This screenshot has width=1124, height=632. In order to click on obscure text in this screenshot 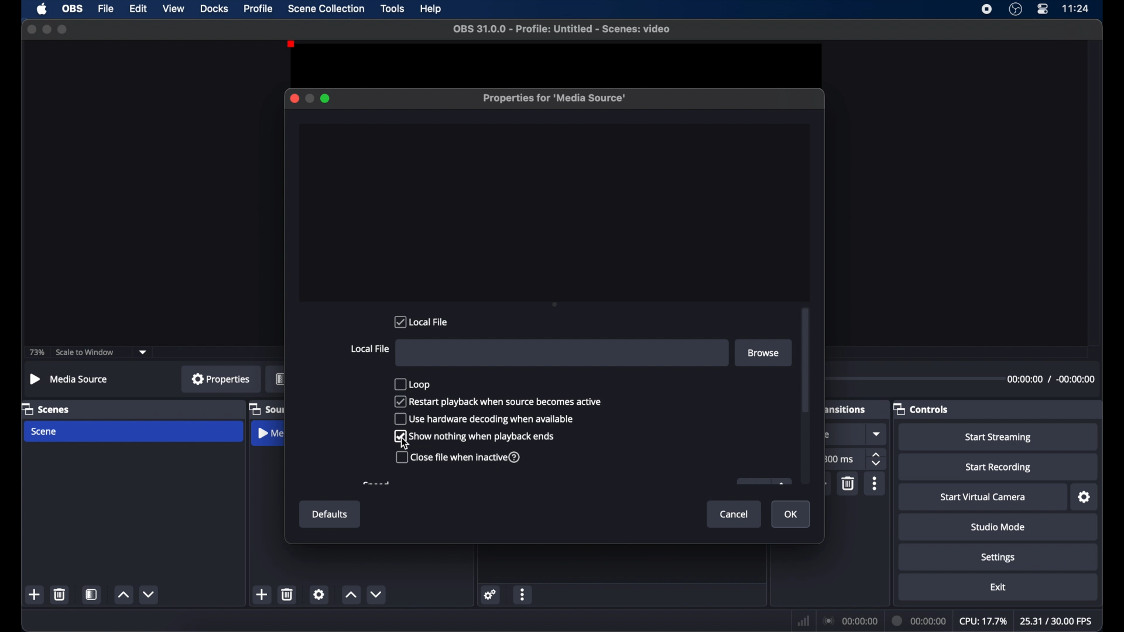, I will do `click(375, 483)`.